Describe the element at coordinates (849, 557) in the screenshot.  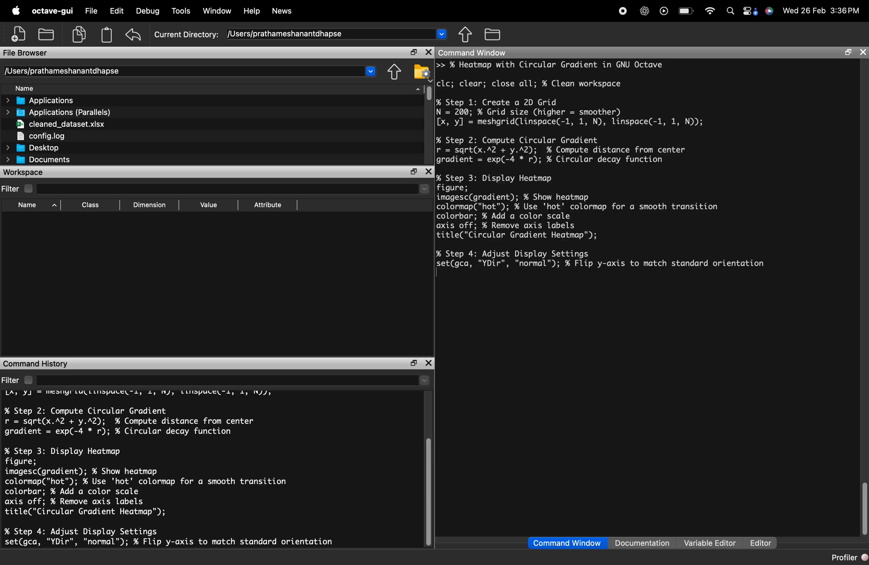
I see `Profiler` at that location.